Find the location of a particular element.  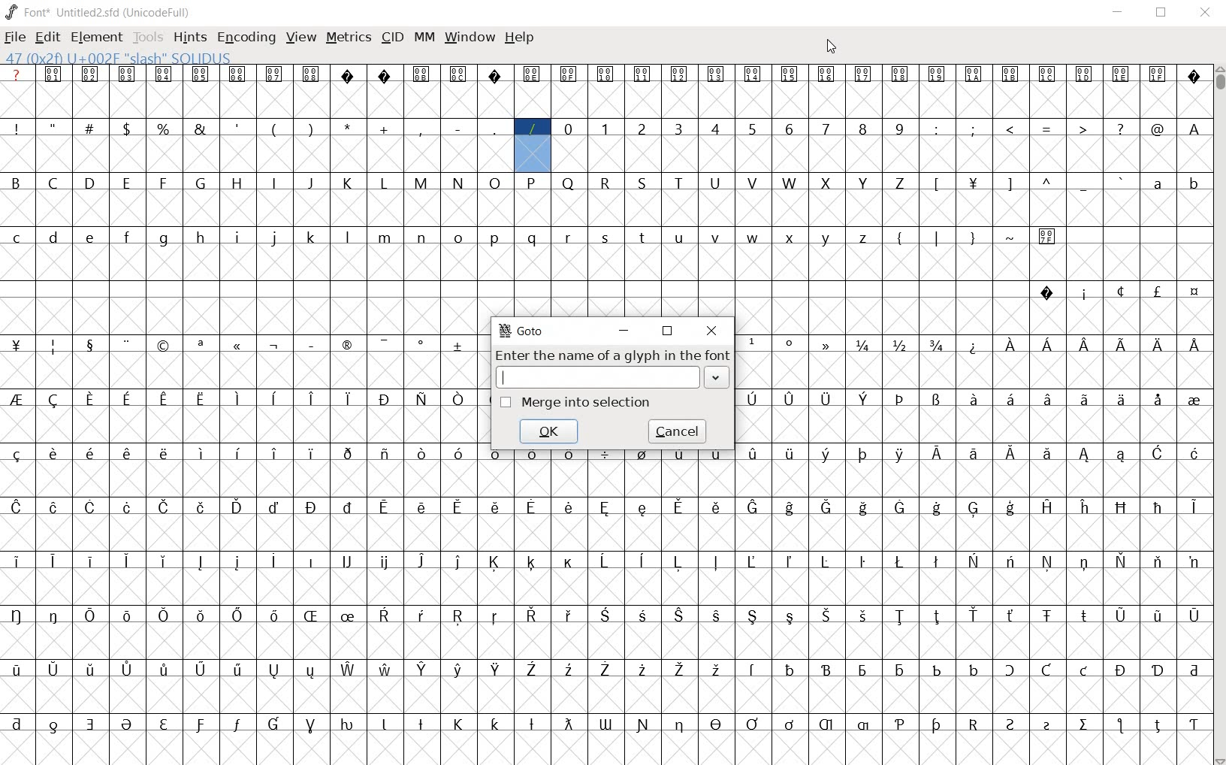

glyph is located at coordinates (91, 346).